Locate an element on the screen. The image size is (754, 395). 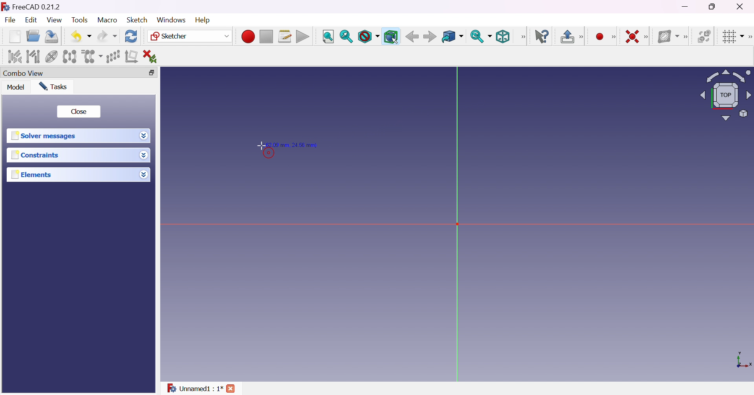
Show/hide B-spline information layer is located at coordinates (668, 36).